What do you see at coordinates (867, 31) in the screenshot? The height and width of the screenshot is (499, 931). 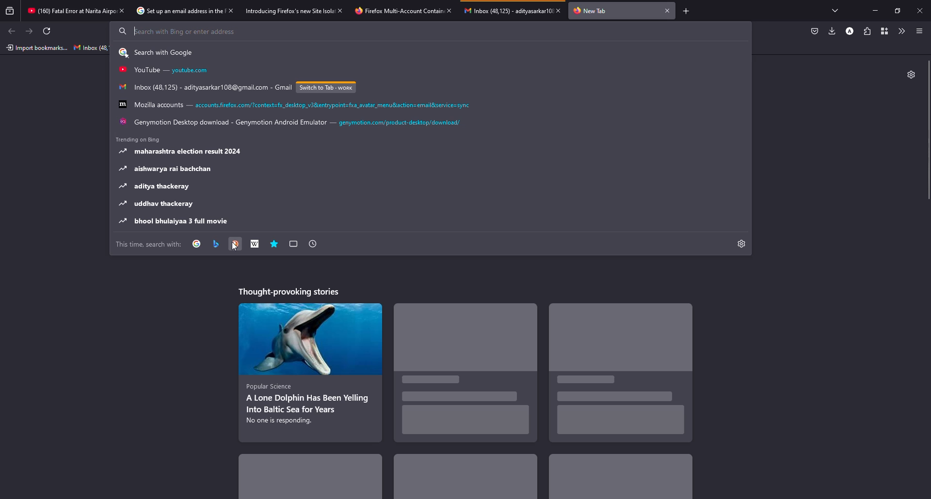 I see `extensions` at bounding box center [867, 31].